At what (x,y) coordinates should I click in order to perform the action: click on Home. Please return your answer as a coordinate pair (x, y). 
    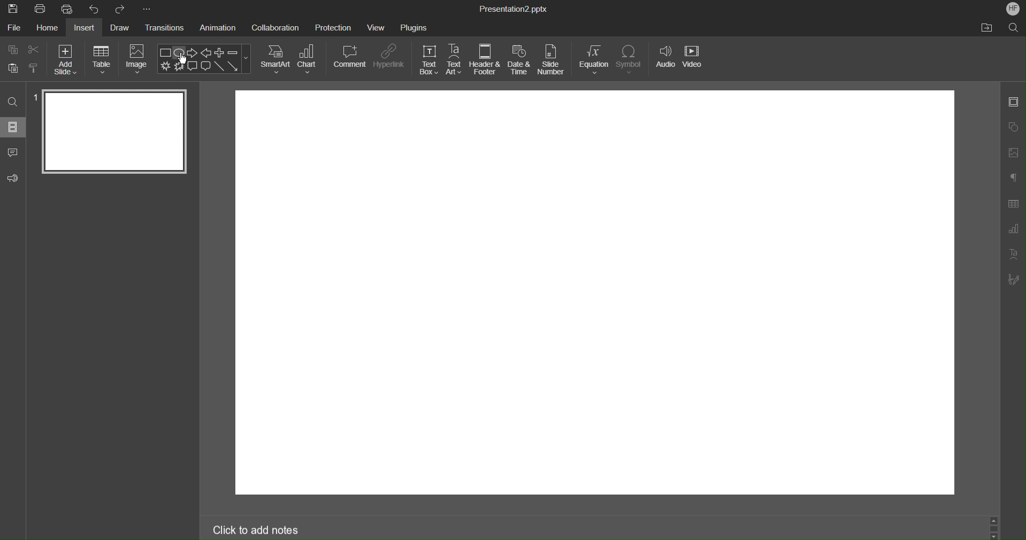
    Looking at the image, I should click on (46, 28).